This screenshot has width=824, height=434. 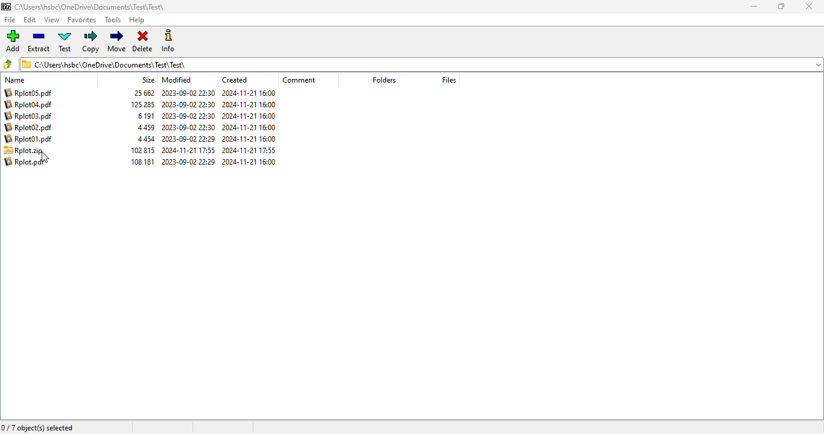 What do you see at coordinates (38, 427) in the screenshot?
I see `0/7 object(s) selected` at bounding box center [38, 427].